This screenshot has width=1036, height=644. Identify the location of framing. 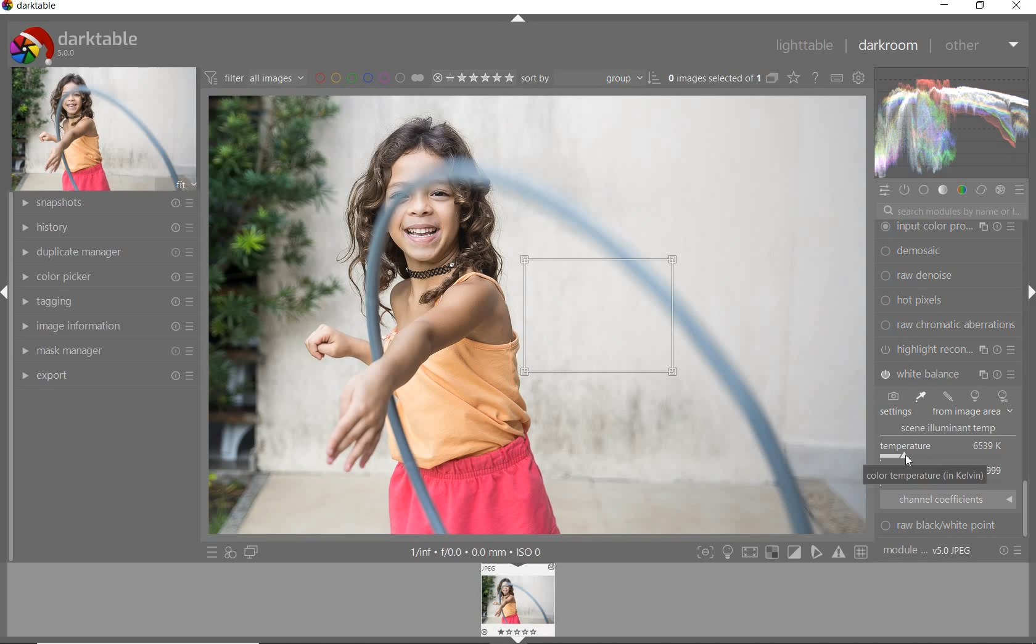
(947, 252).